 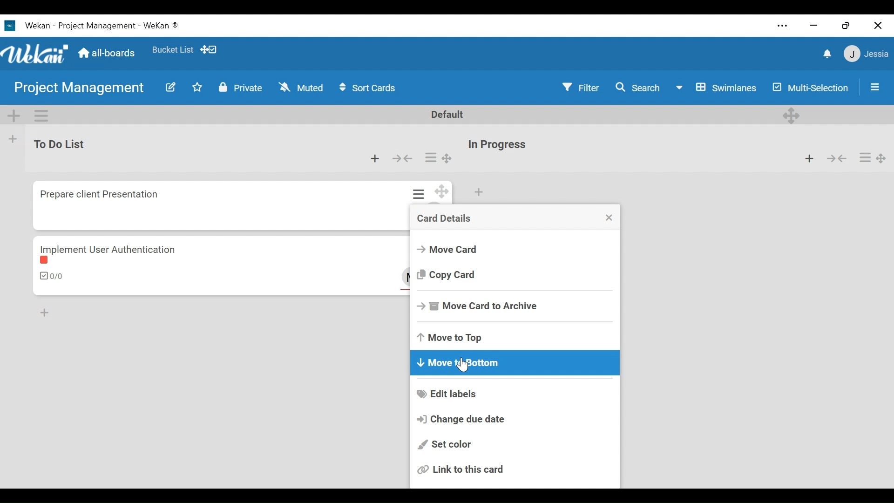 What do you see at coordinates (41, 115) in the screenshot?
I see `Swimlane actions` at bounding box center [41, 115].